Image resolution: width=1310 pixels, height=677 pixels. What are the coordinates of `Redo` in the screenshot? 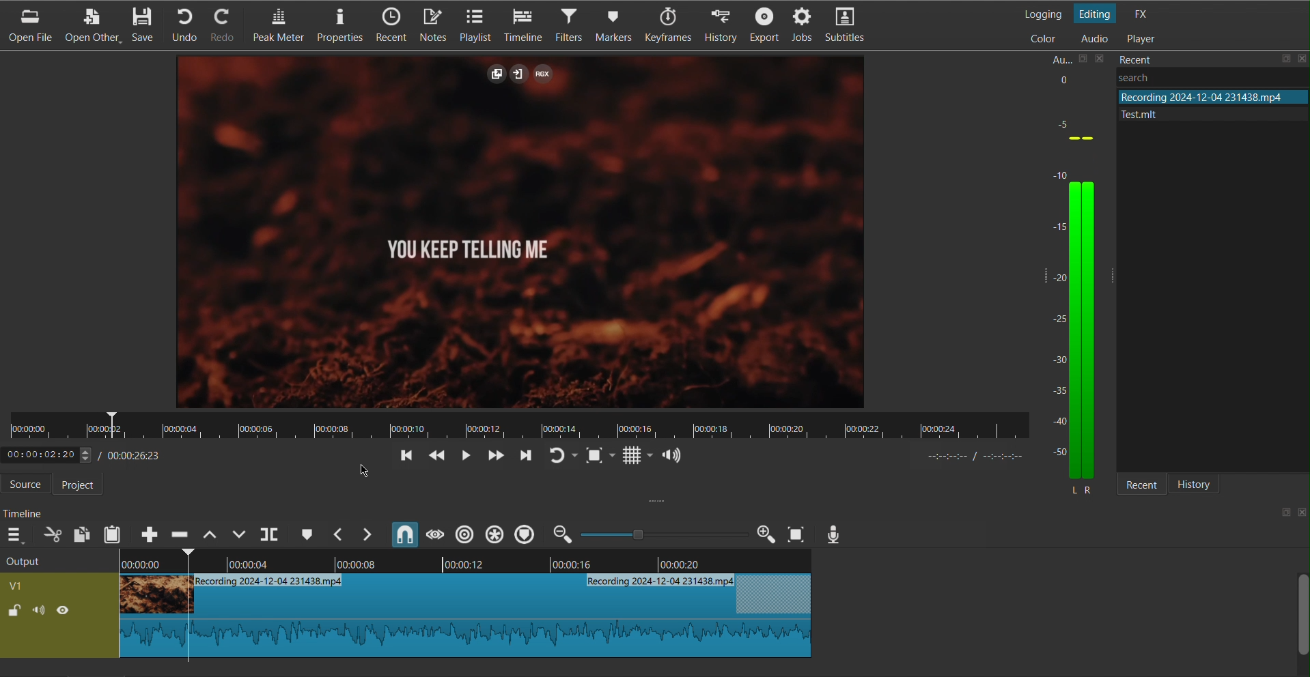 It's located at (228, 24).